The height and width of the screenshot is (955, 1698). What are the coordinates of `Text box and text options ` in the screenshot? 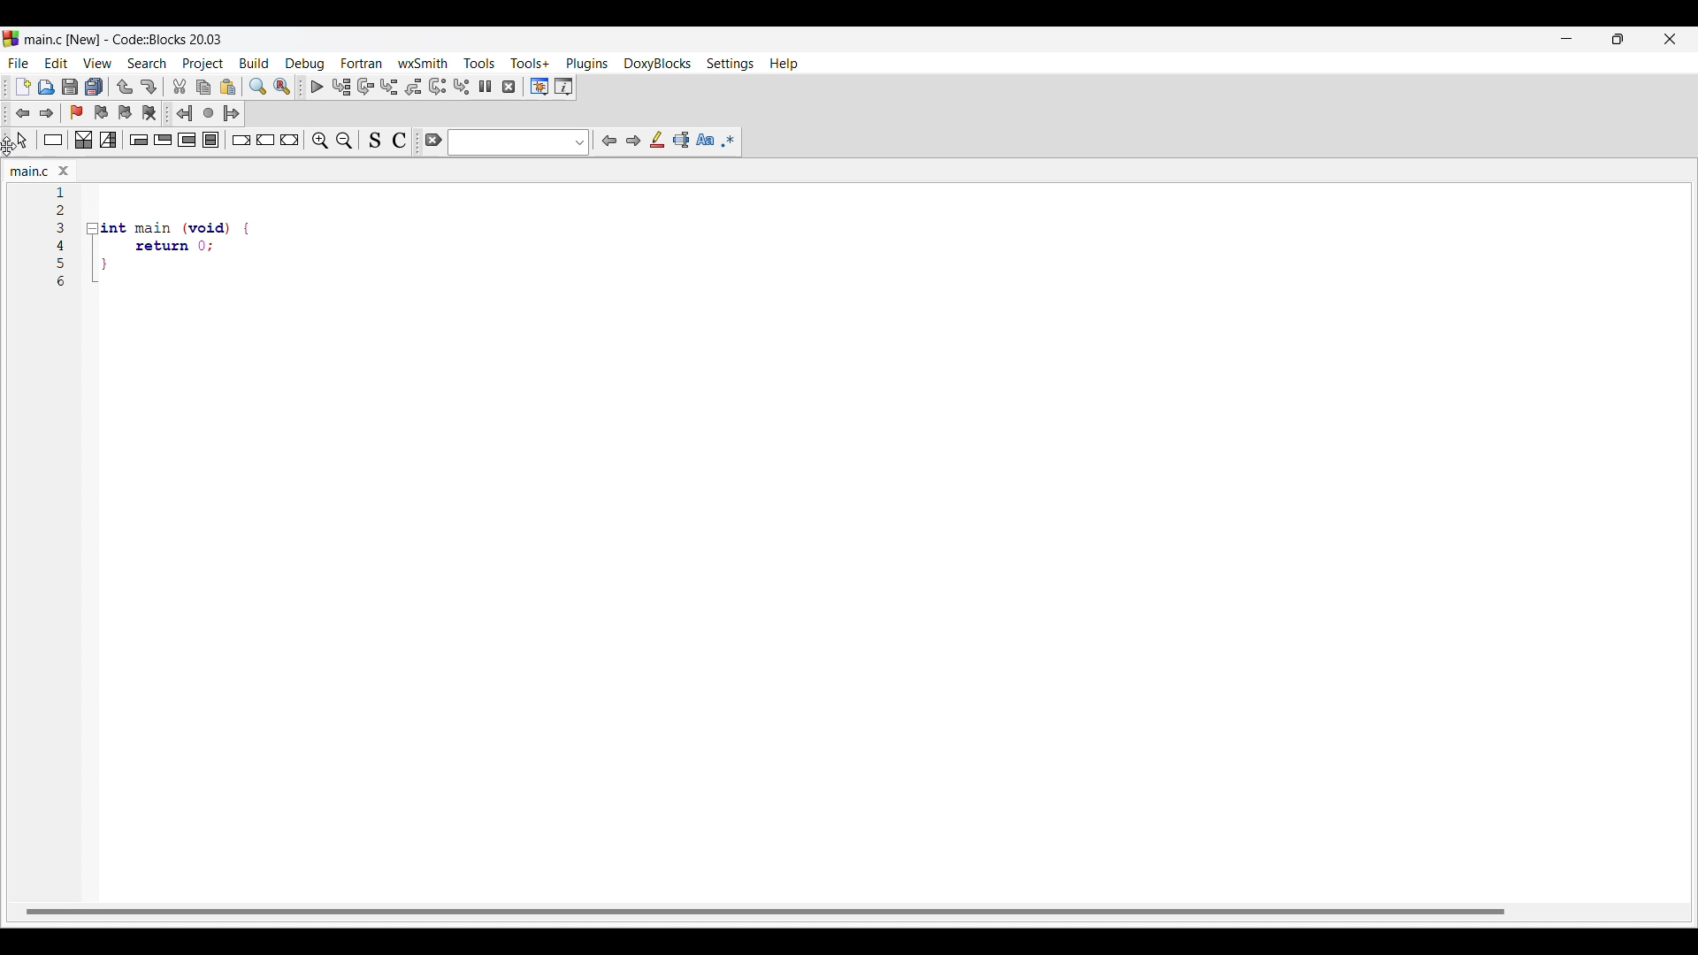 It's located at (519, 142).